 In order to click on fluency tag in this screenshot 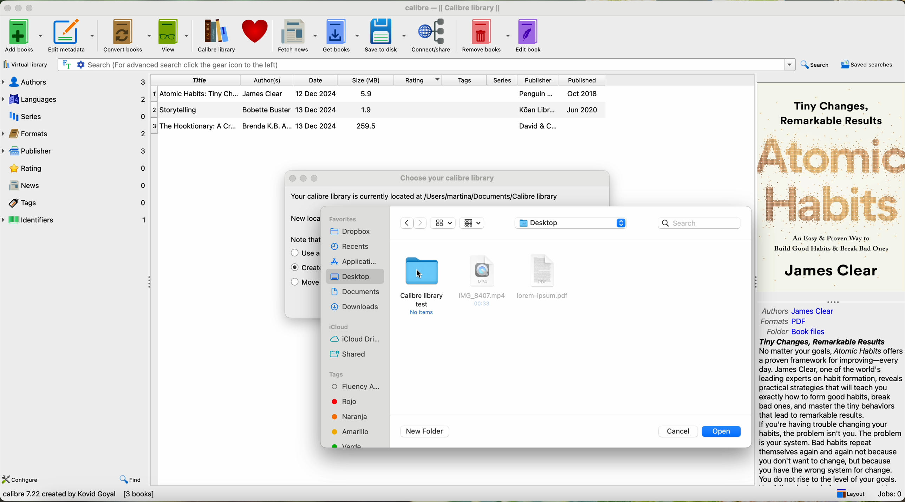, I will do `click(355, 386)`.